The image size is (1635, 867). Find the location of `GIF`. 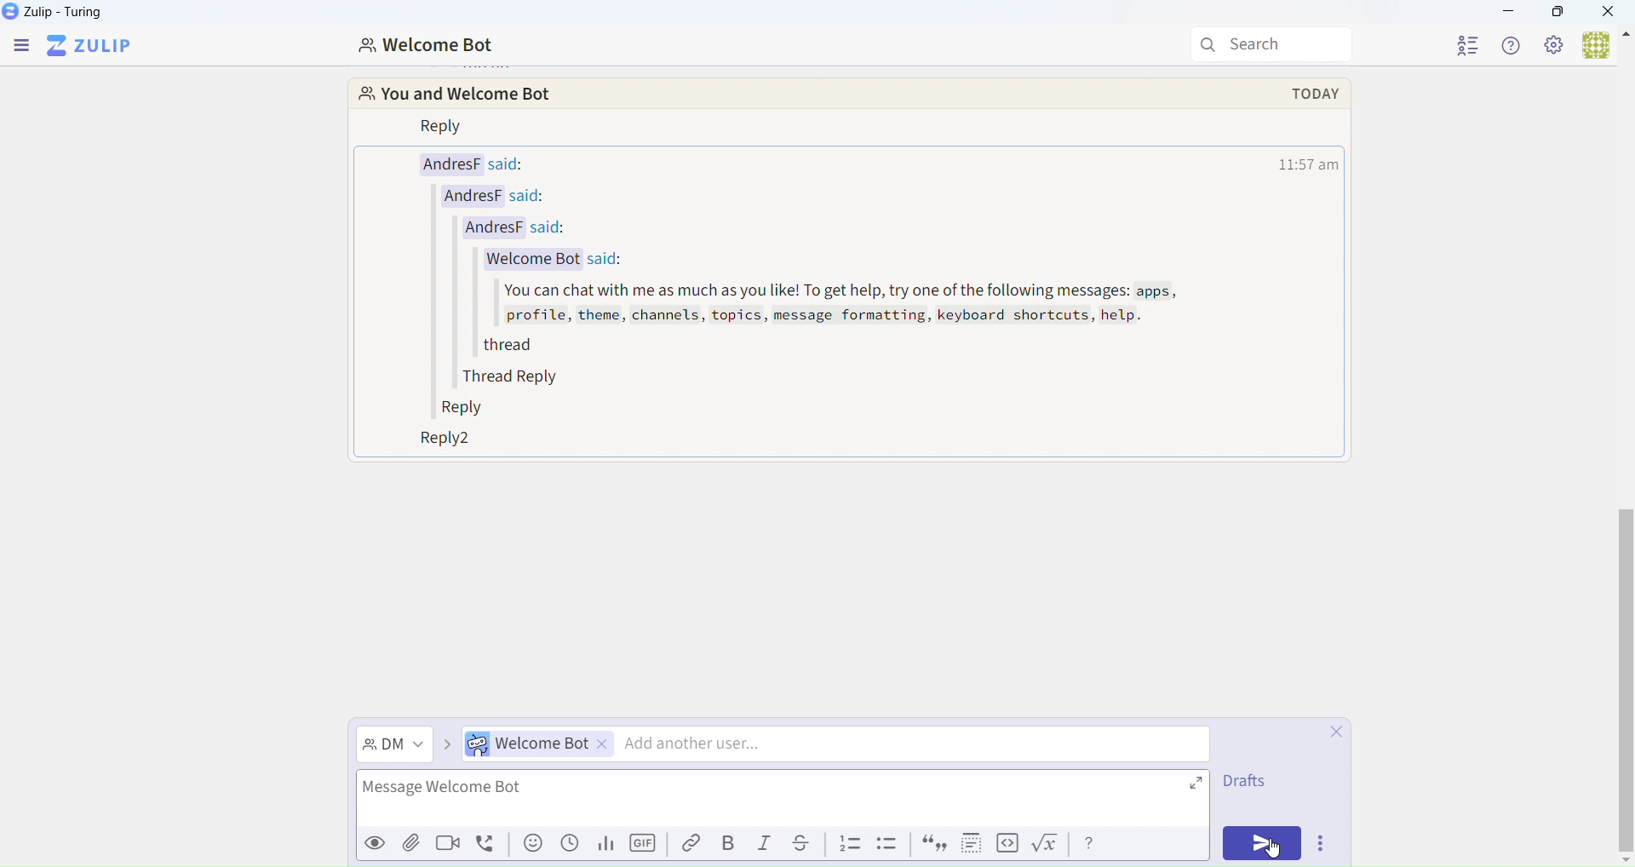

GIF is located at coordinates (642, 844).